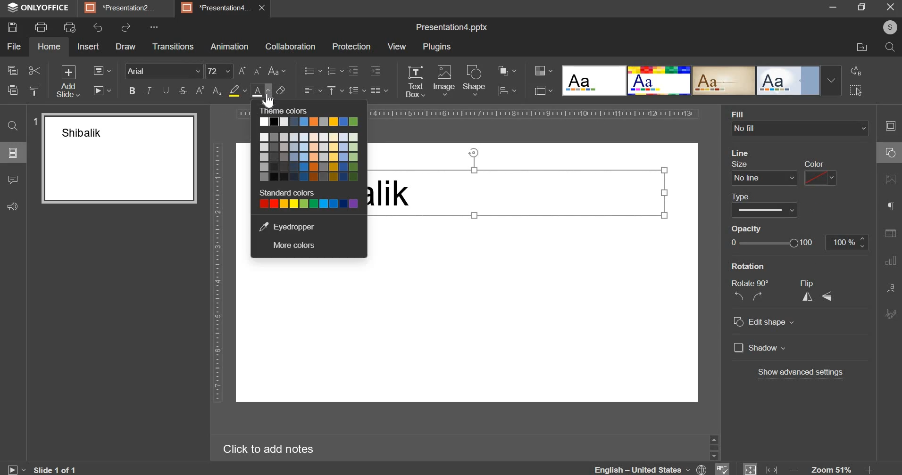 The height and width of the screenshot is (475, 902). What do you see at coordinates (335, 90) in the screenshot?
I see `vertical alignment` at bounding box center [335, 90].